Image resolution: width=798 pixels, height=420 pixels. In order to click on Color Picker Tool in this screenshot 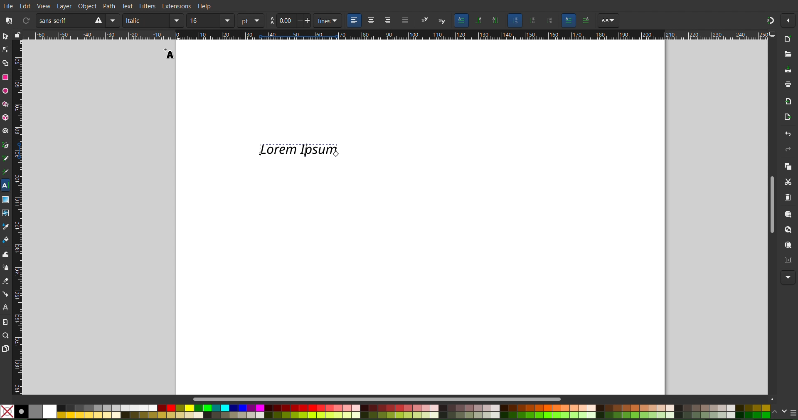, I will do `click(5, 227)`.